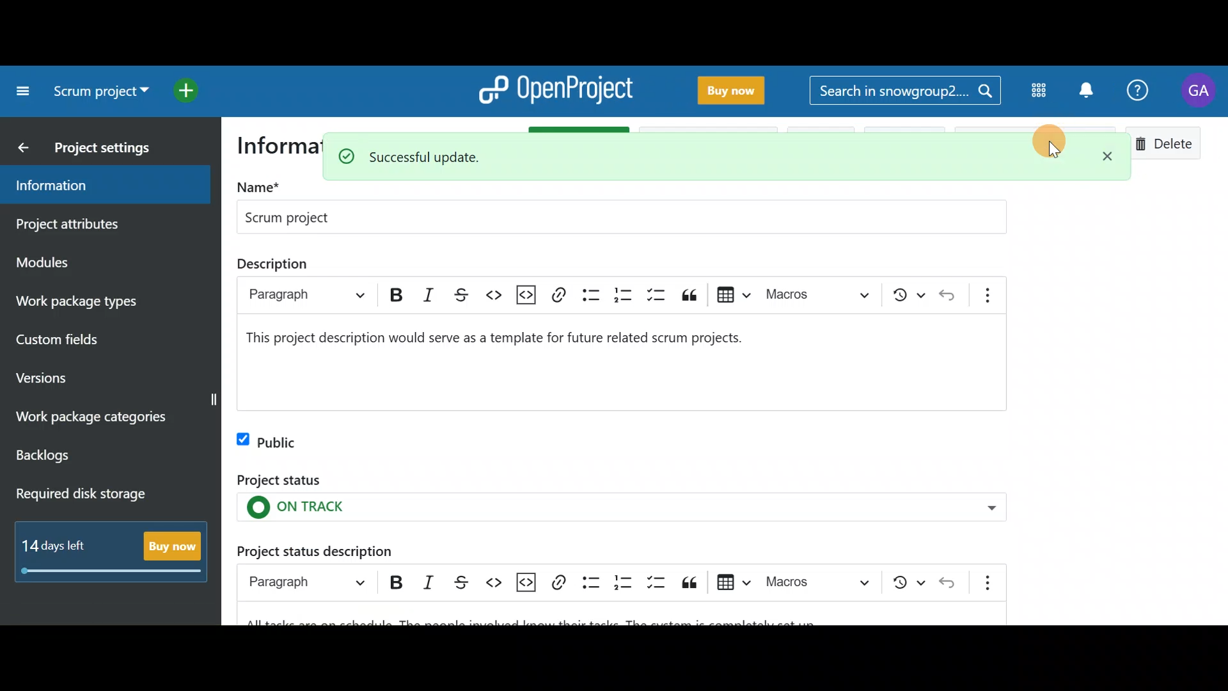 This screenshot has width=1228, height=691. I want to click on link, so click(559, 294).